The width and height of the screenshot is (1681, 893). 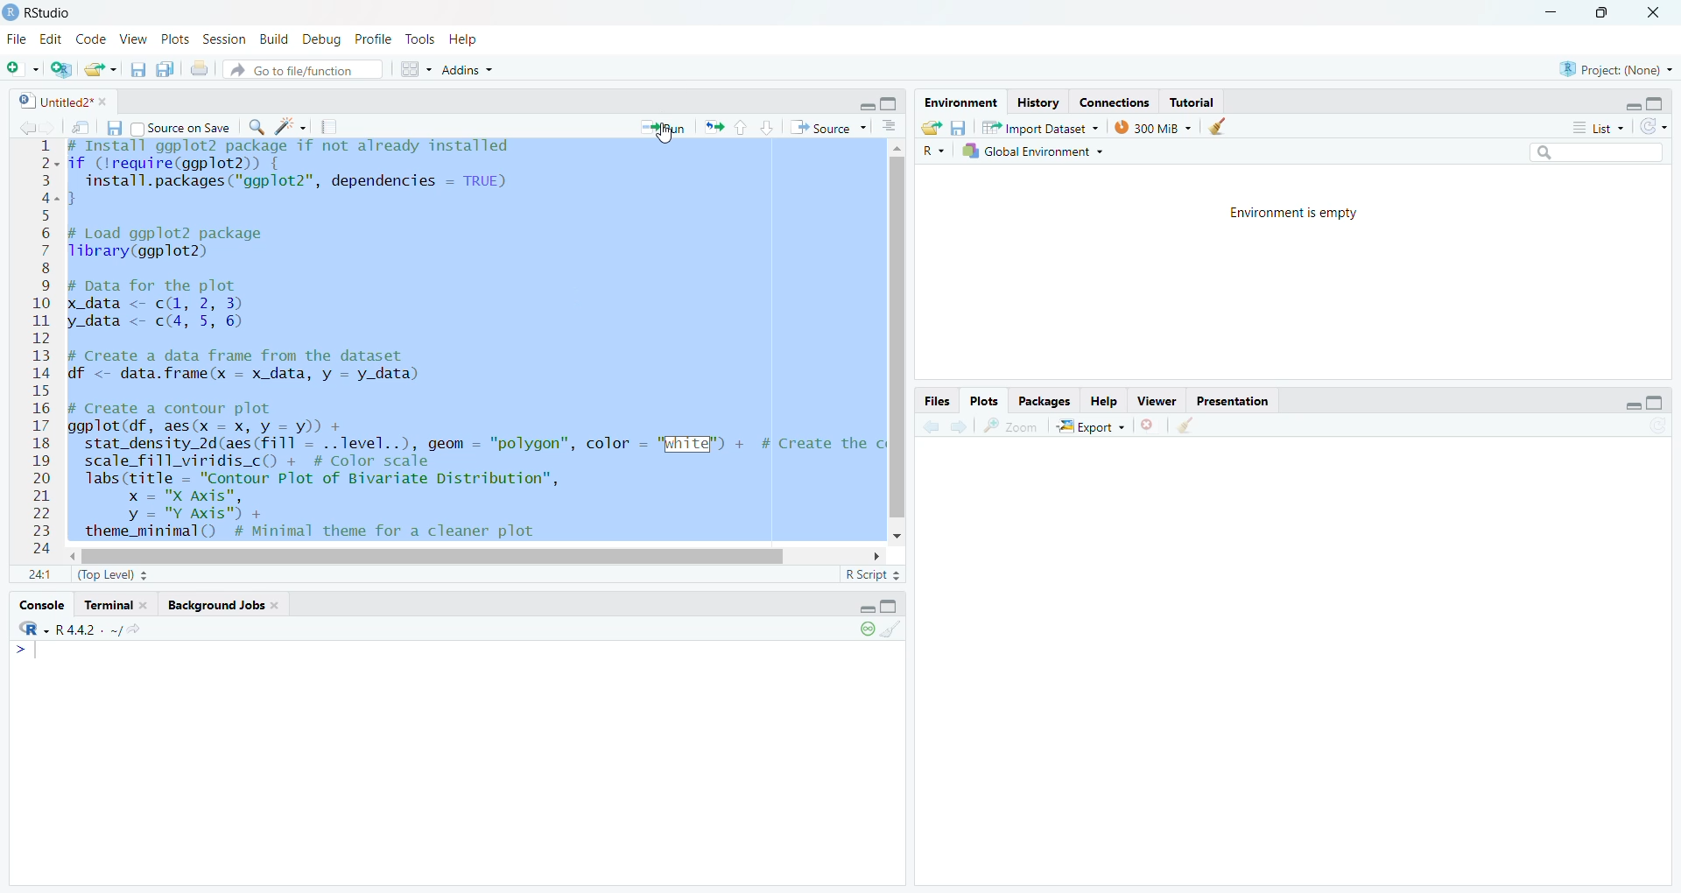 What do you see at coordinates (272, 39) in the screenshot?
I see `Build` at bounding box center [272, 39].